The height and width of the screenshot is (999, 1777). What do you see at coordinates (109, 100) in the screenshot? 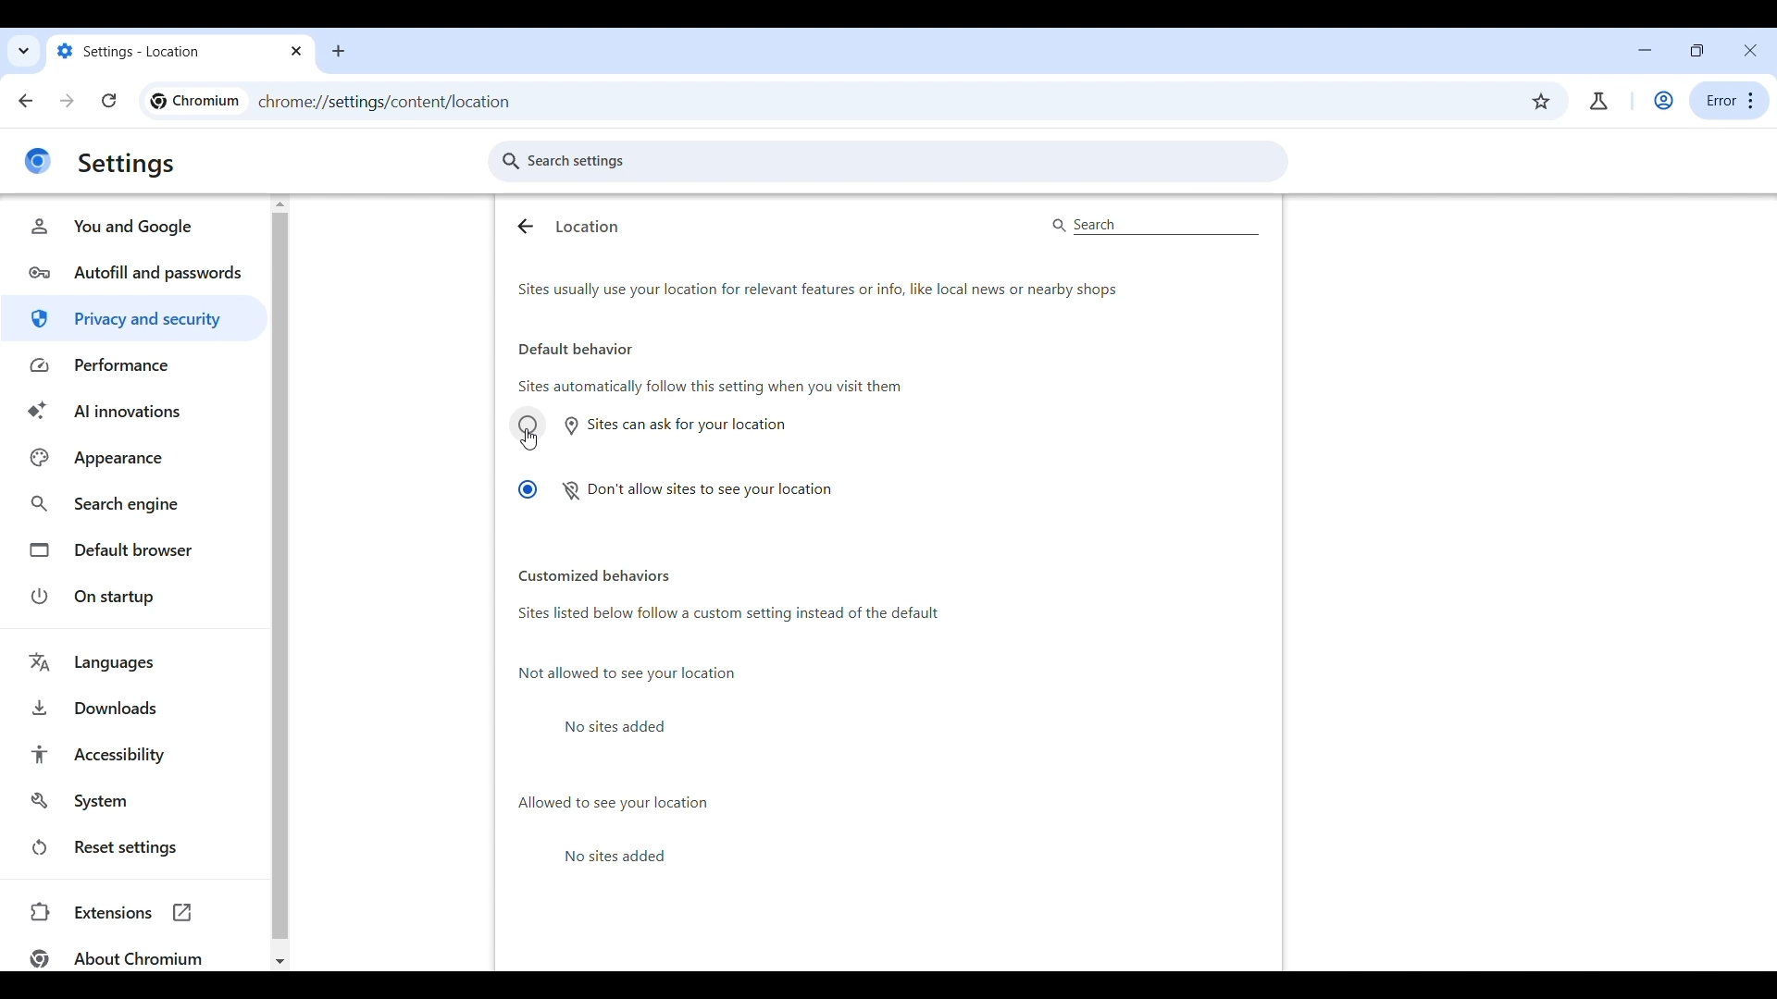
I see `Reload page` at bounding box center [109, 100].